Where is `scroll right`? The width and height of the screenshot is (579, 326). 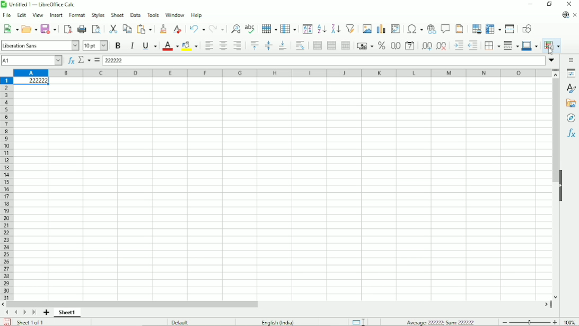 scroll right is located at coordinates (547, 304).